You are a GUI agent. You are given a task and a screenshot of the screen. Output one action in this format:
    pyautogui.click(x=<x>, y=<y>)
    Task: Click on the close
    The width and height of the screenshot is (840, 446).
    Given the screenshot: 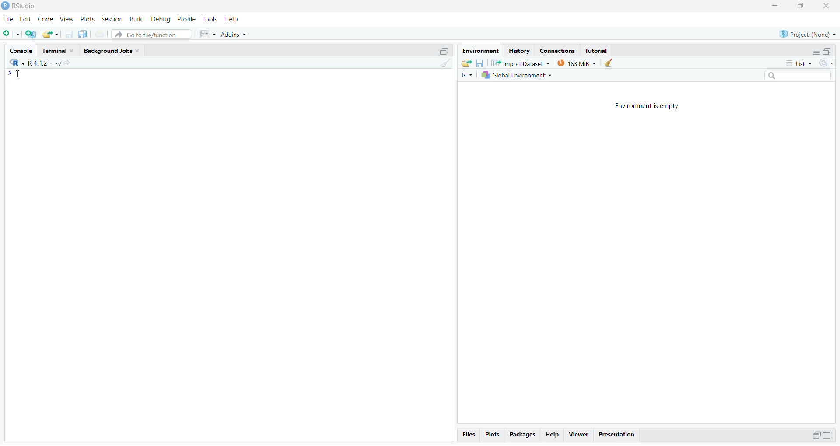 What is the action you would take?
    pyautogui.click(x=825, y=6)
    